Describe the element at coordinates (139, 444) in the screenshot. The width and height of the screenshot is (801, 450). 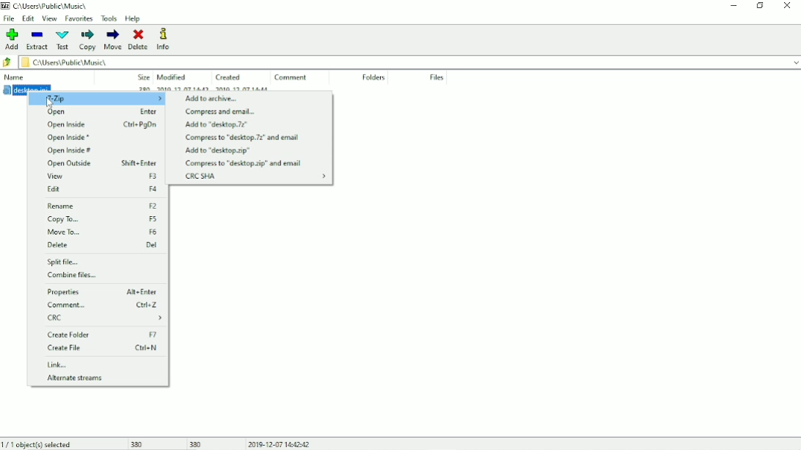
I see `380` at that location.